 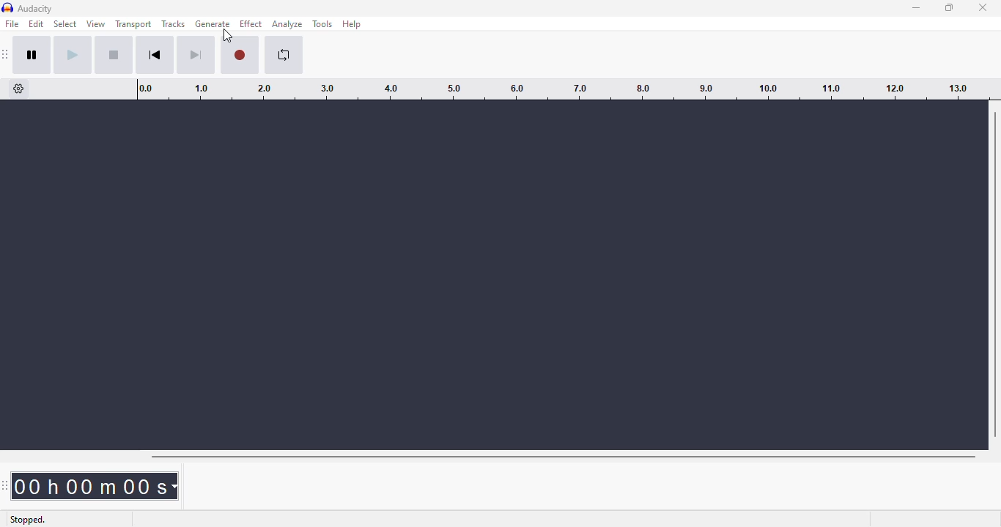 What do you see at coordinates (322, 24) in the screenshot?
I see `tools` at bounding box center [322, 24].